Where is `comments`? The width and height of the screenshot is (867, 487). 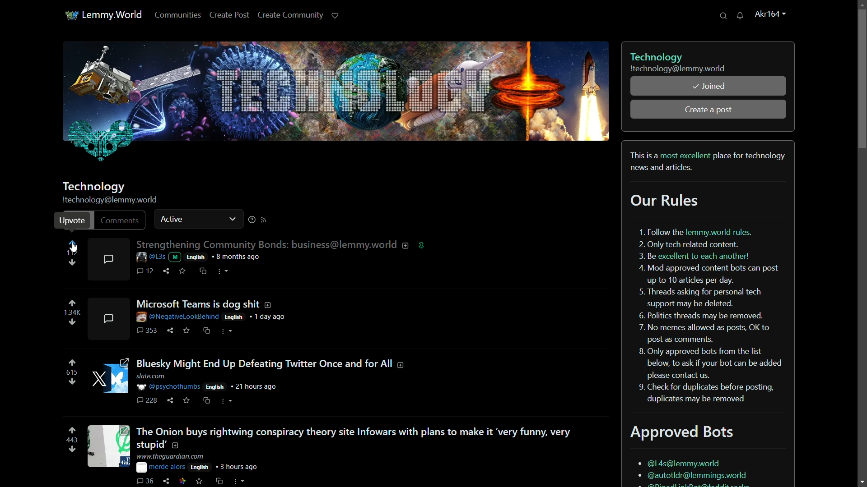 comments is located at coordinates (145, 400).